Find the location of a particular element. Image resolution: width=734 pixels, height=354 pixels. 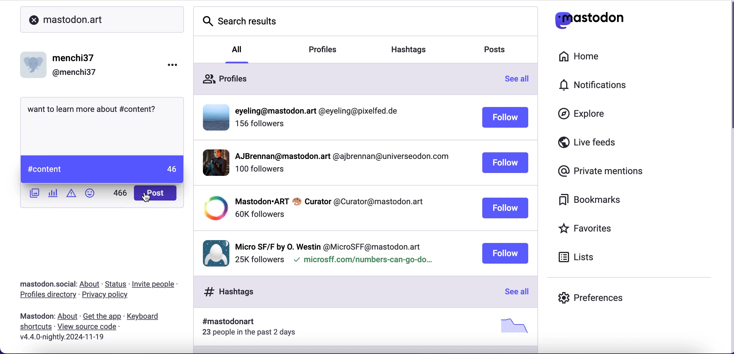

2024-11-19 is located at coordinates (65, 337).